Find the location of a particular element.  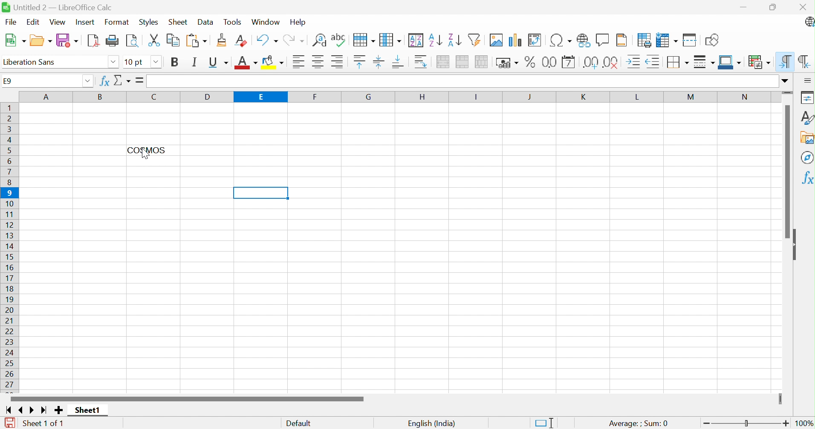

Functions is located at coordinates (806, 178).